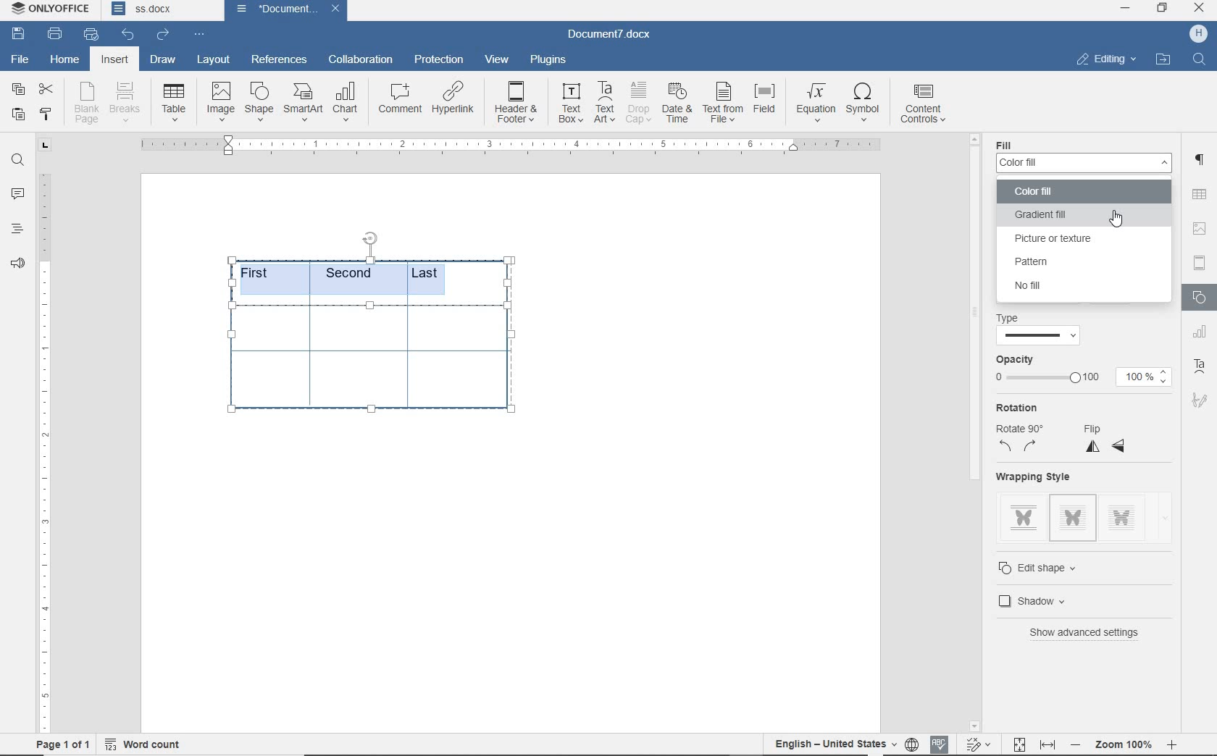 This screenshot has width=1217, height=756. Describe the element at coordinates (1082, 216) in the screenshot. I see `gradient fill` at that location.